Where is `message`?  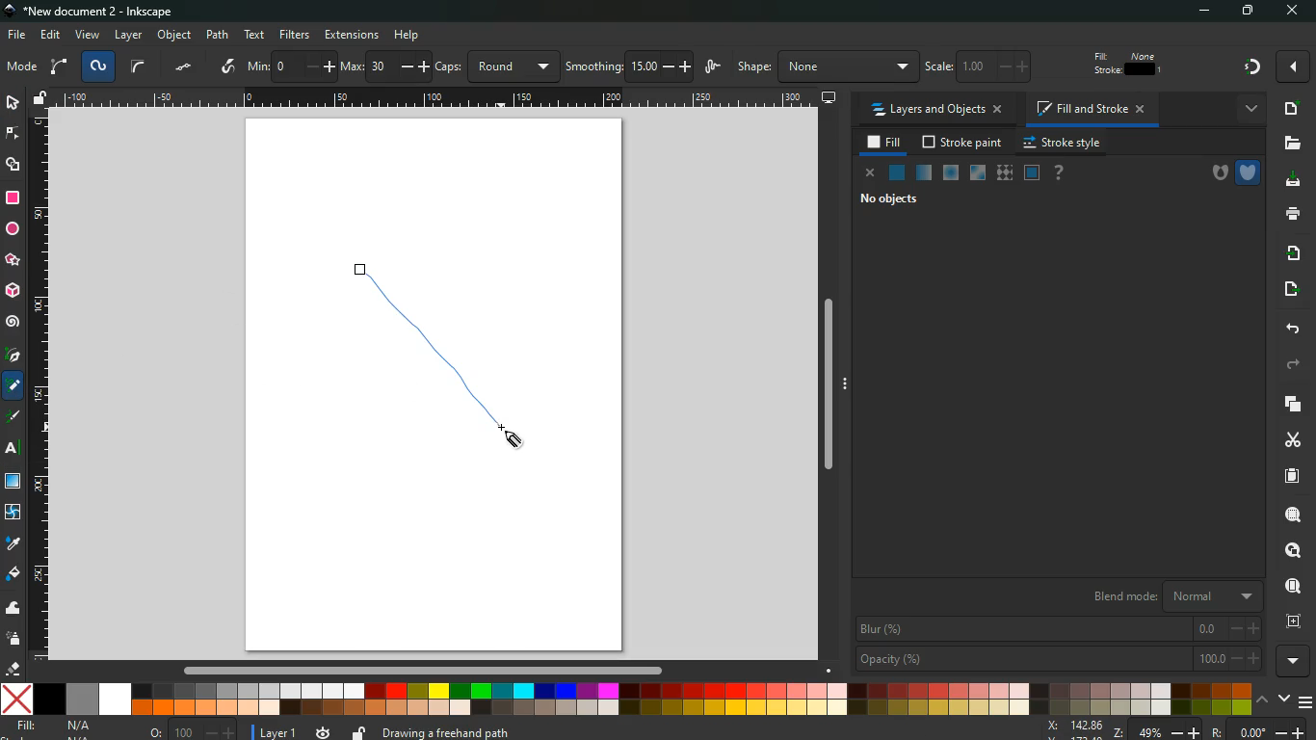 message is located at coordinates (655, 731).